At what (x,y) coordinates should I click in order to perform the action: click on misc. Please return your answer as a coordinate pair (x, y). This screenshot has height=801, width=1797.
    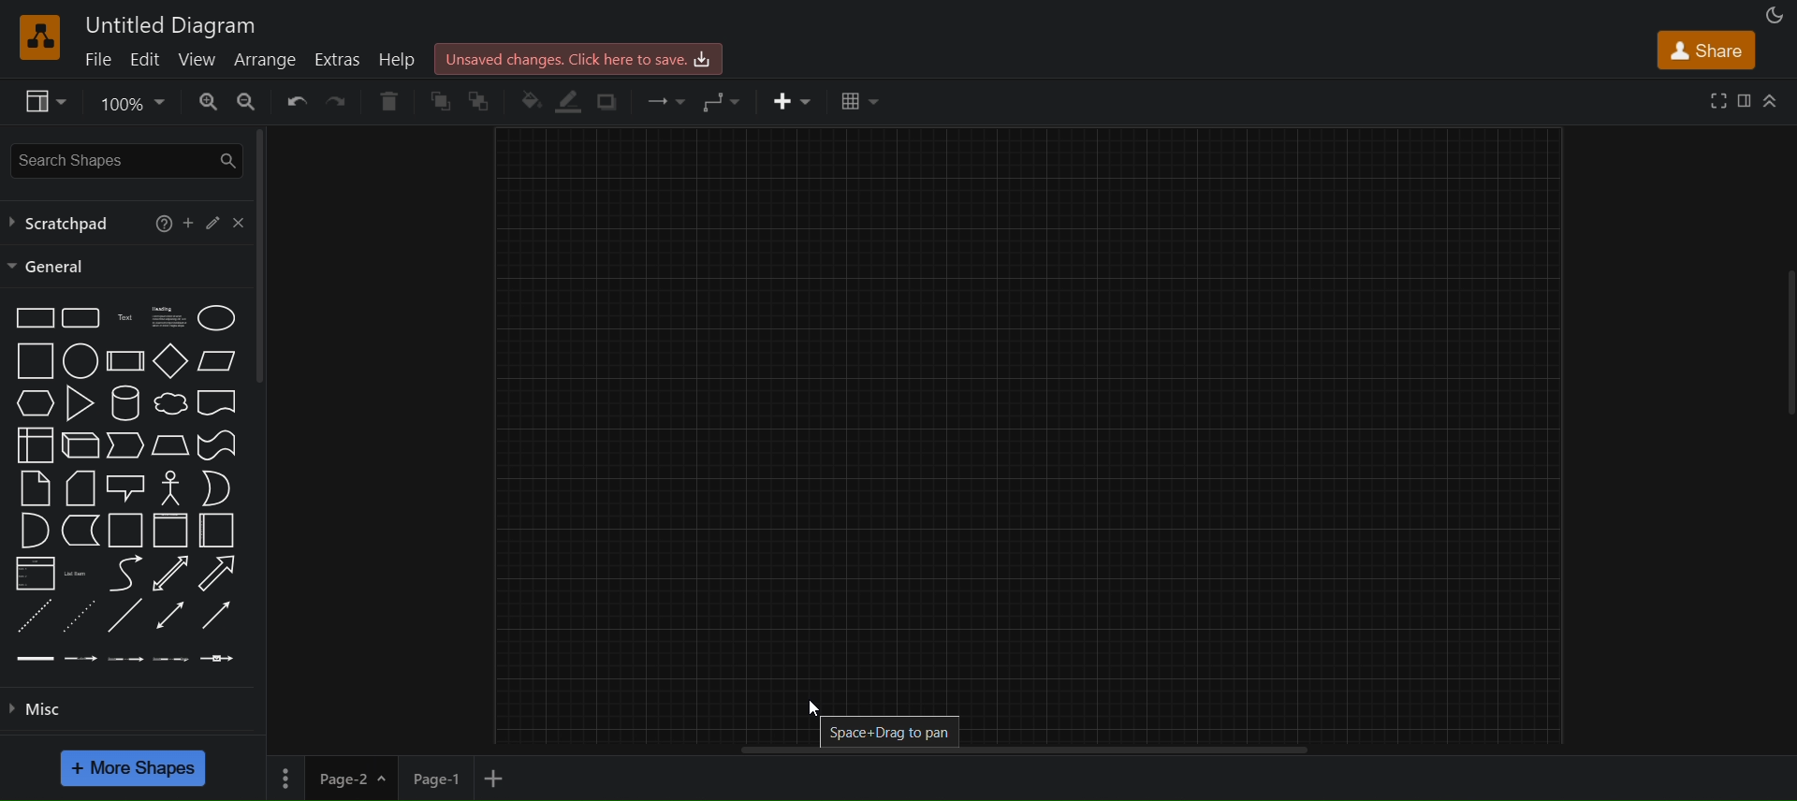
    Looking at the image, I should click on (124, 712).